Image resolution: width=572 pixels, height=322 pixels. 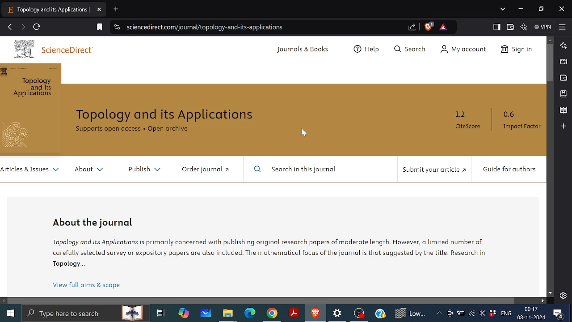 What do you see at coordinates (445, 27) in the screenshot?
I see `brave rewards` at bounding box center [445, 27].